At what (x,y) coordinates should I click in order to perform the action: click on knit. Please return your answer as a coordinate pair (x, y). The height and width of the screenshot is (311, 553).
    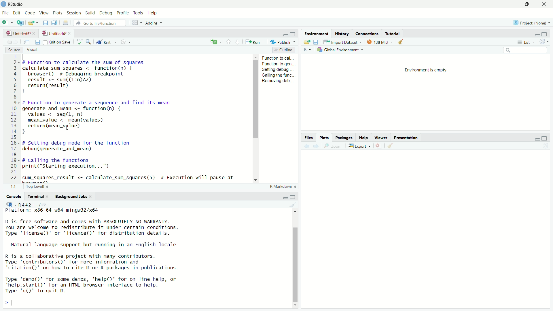
    Looking at the image, I should click on (108, 41).